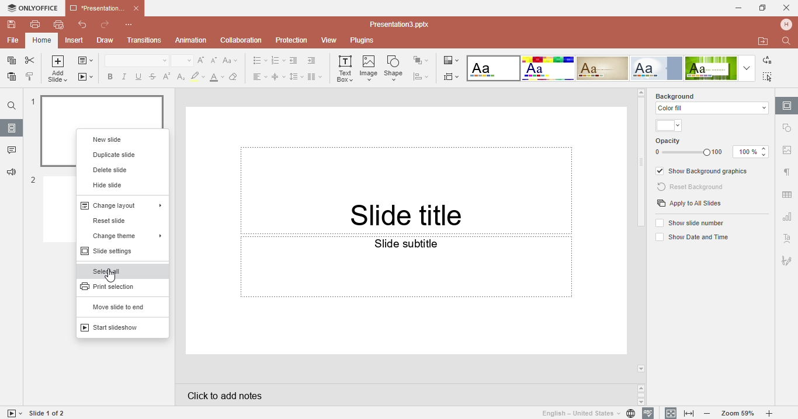  I want to click on Start slide show, so click(116, 327).